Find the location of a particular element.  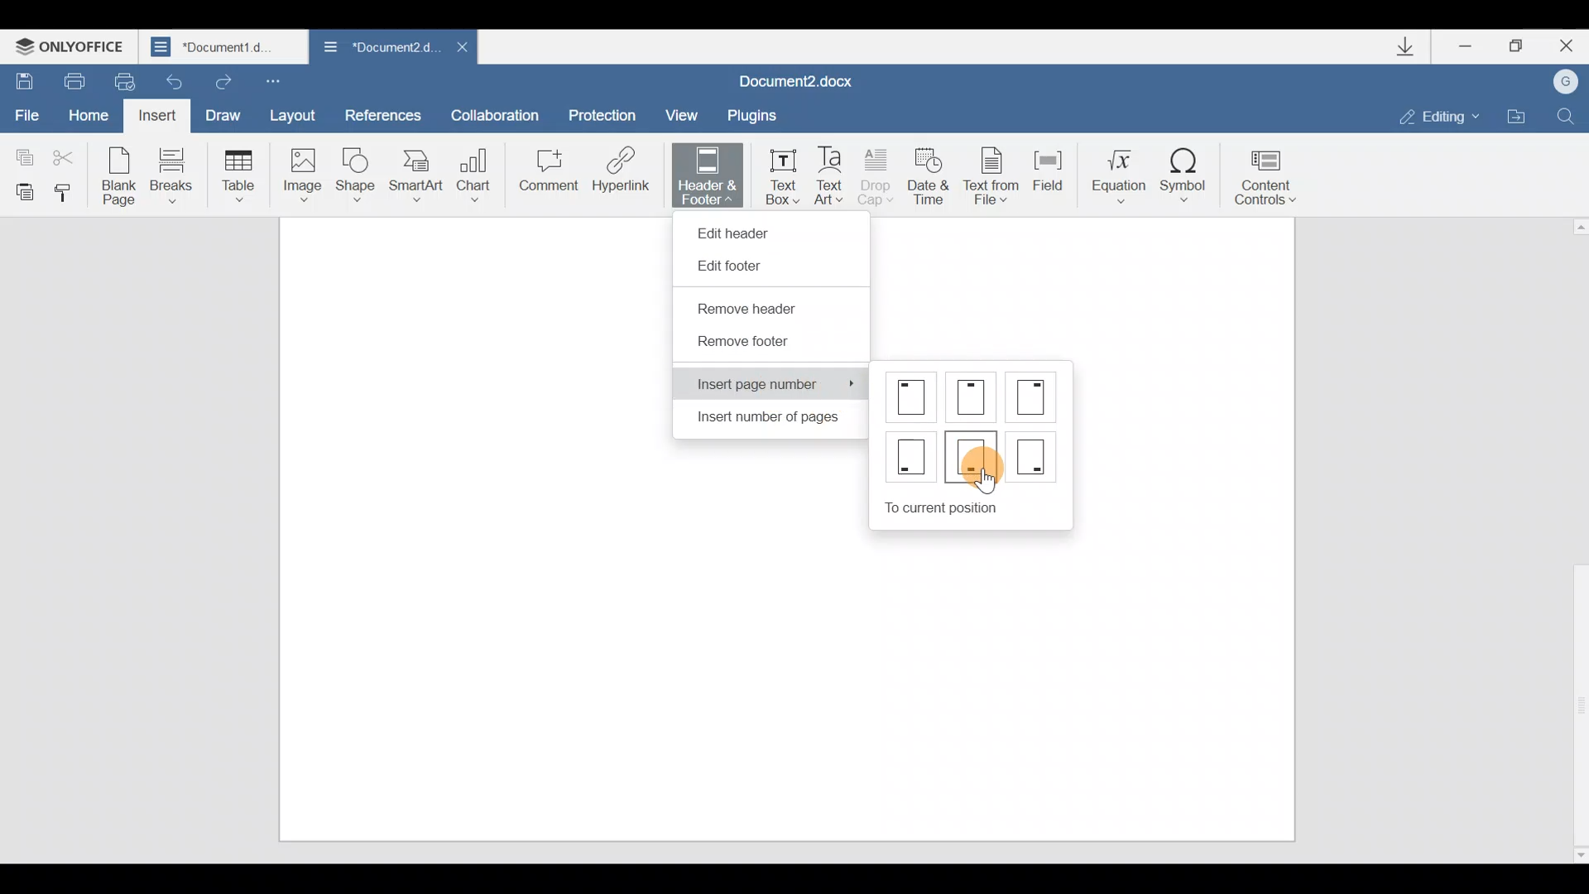

Close is located at coordinates (1566, 46).